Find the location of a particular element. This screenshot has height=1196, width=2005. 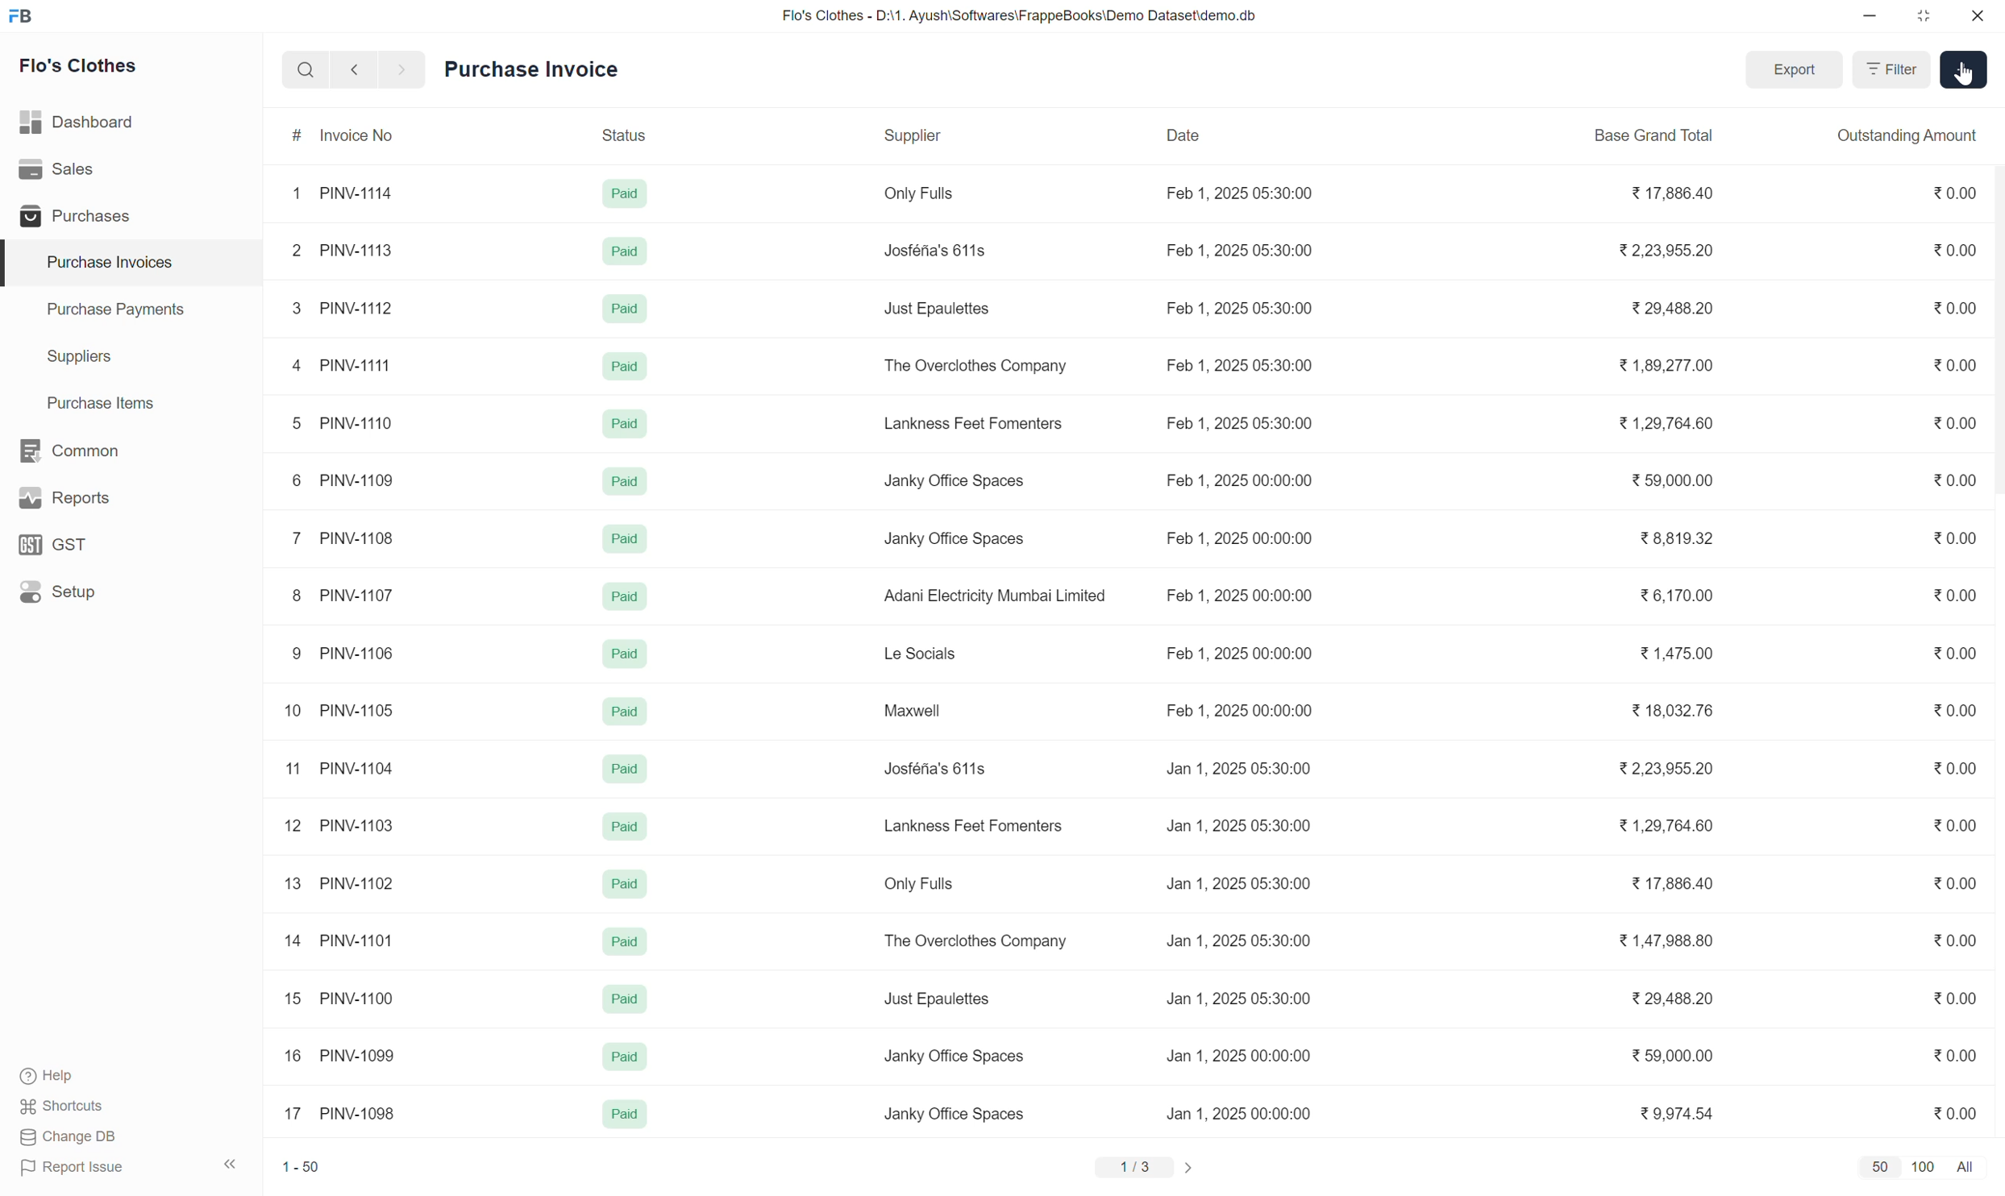

Sales is located at coordinates (130, 169).